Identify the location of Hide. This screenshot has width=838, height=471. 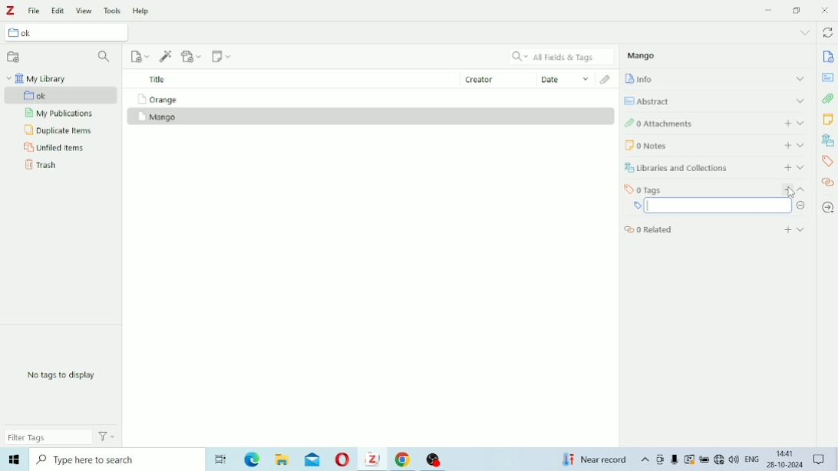
(801, 208).